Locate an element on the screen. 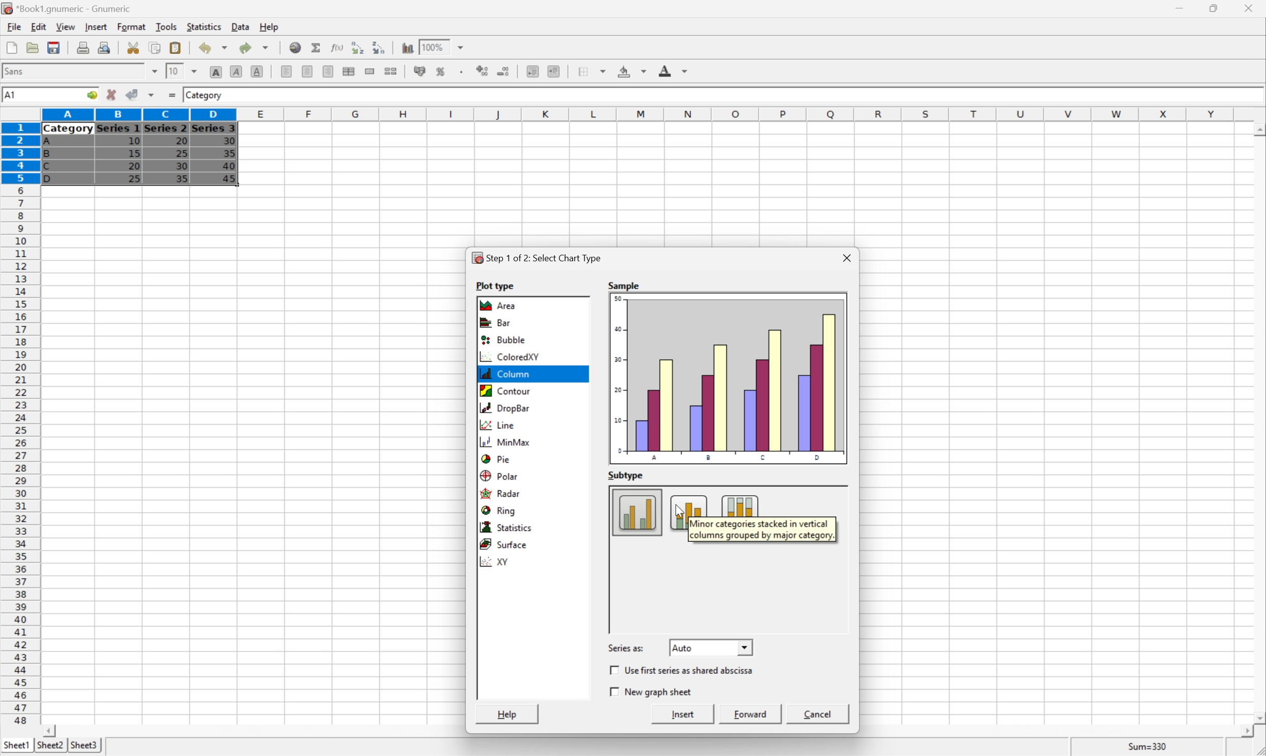 The image size is (1266, 756). Decrease indent, and align the contents to the left is located at coordinates (532, 71).